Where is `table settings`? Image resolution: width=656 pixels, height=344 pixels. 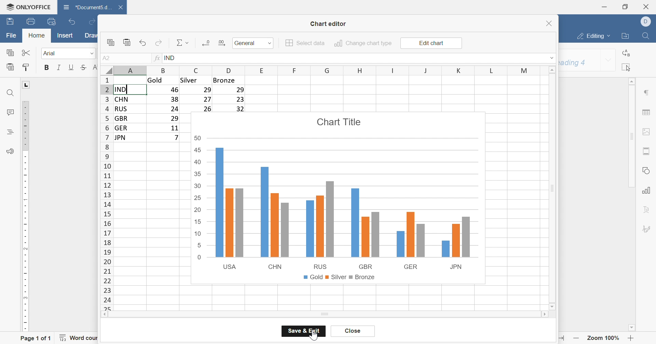 table settings is located at coordinates (646, 112).